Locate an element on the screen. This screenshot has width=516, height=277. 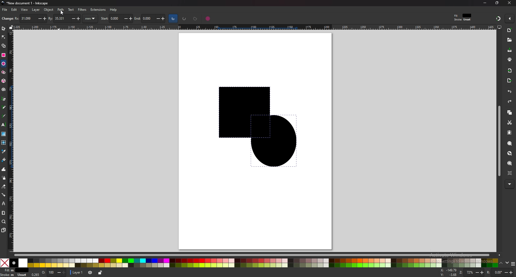
new is located at coordinates (510, 30).